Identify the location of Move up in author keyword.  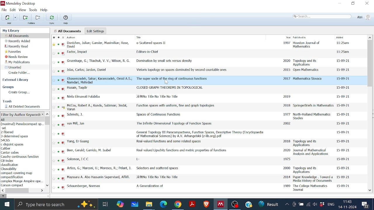
(48, 114).